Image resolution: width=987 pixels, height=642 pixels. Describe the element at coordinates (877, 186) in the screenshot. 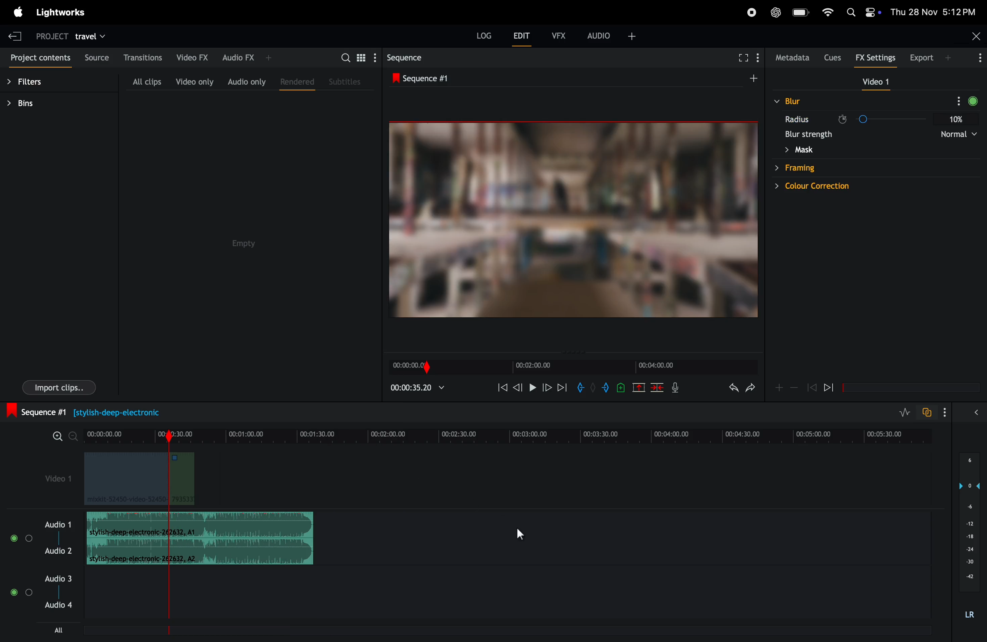

I see `colour correction` at that location.